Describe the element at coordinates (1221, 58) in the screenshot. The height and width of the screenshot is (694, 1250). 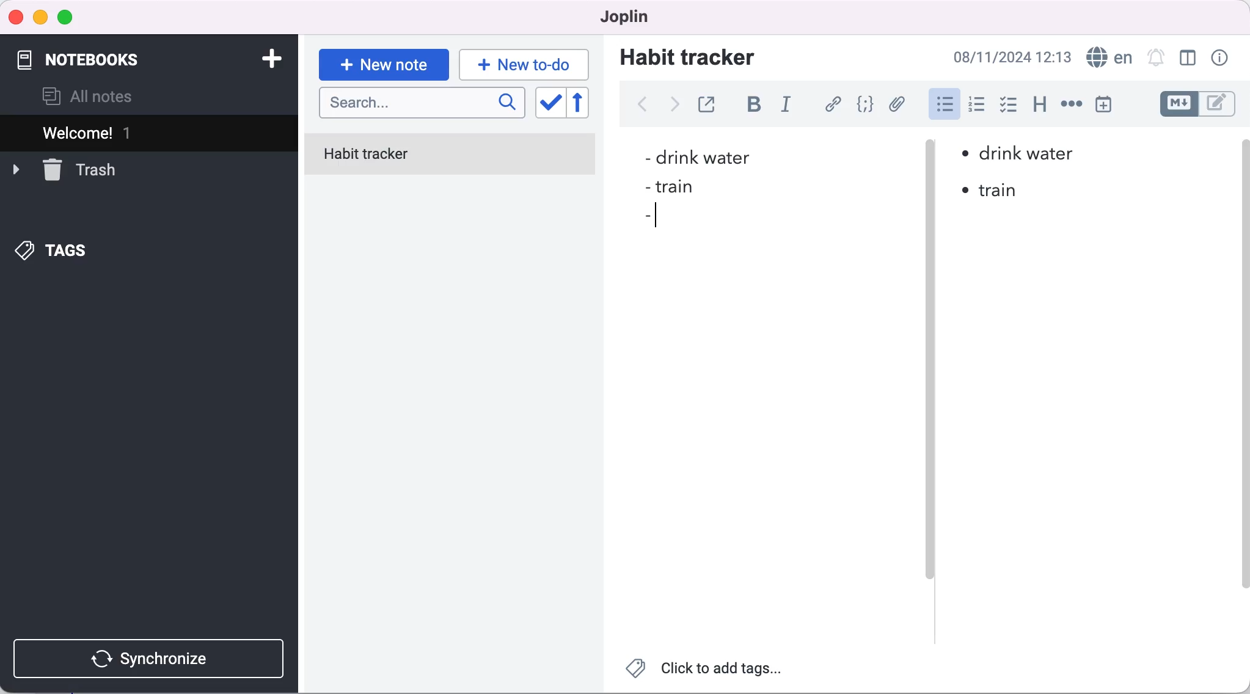
I see `note properties` at that location.